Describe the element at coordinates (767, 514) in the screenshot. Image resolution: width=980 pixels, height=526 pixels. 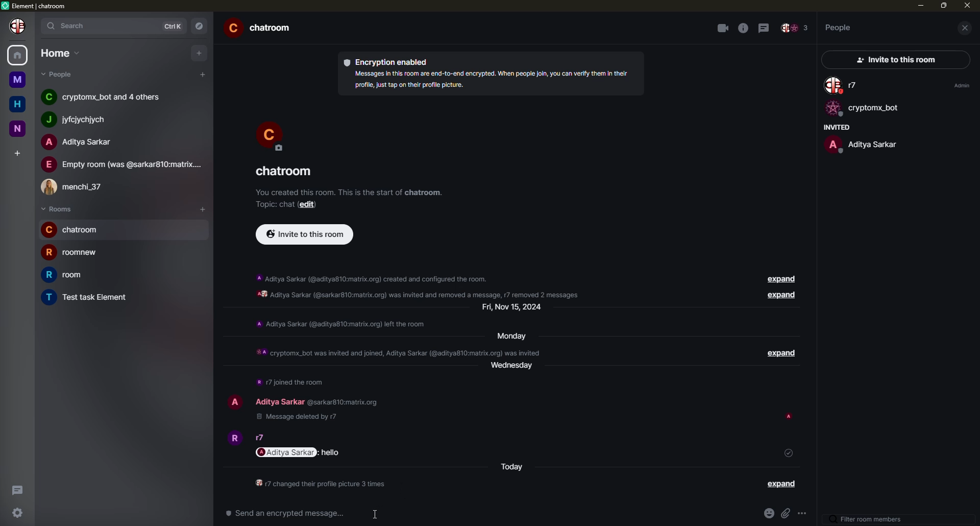
I see `emoji` at that location.